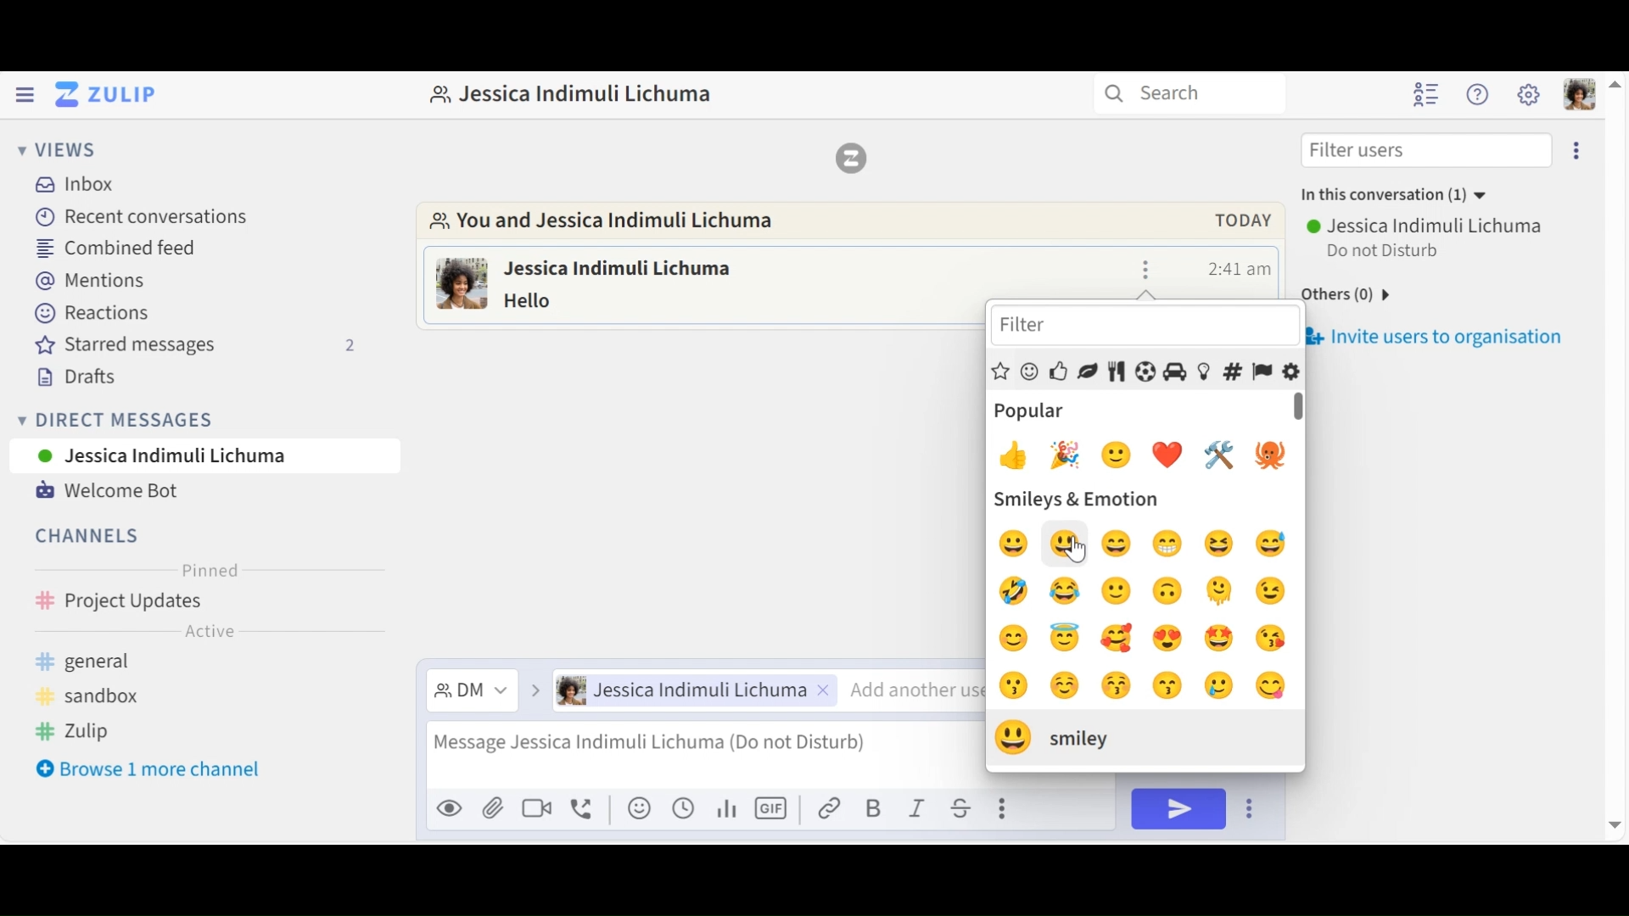  What do you see at coordinates (97, 697) in the screenshot?
I see `sandbox` at bounding box center [97, 697].